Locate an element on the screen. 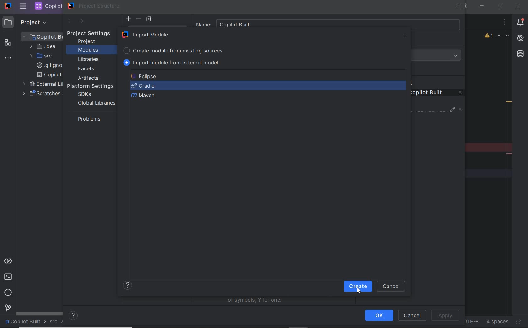  AI Assistant is located at coordinates (520, 38).